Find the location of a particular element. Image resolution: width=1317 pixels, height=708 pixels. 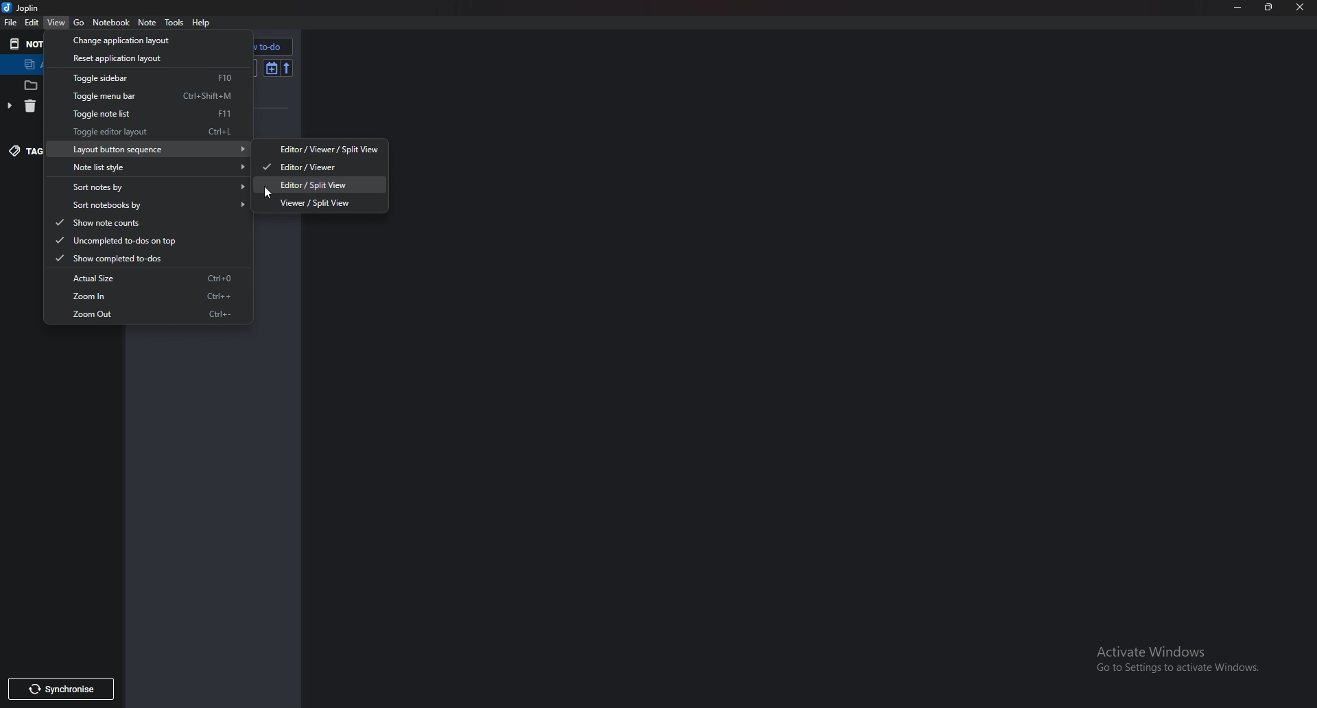

help is located at coordinates (205, 22).